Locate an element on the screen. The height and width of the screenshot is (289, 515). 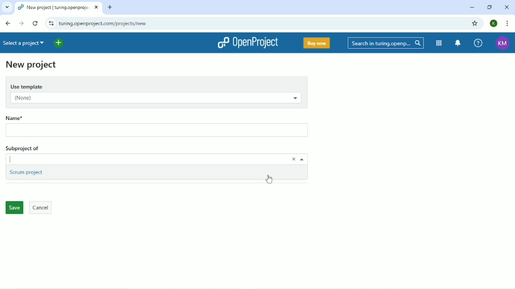
Modules is located at coordinates (440, 43).